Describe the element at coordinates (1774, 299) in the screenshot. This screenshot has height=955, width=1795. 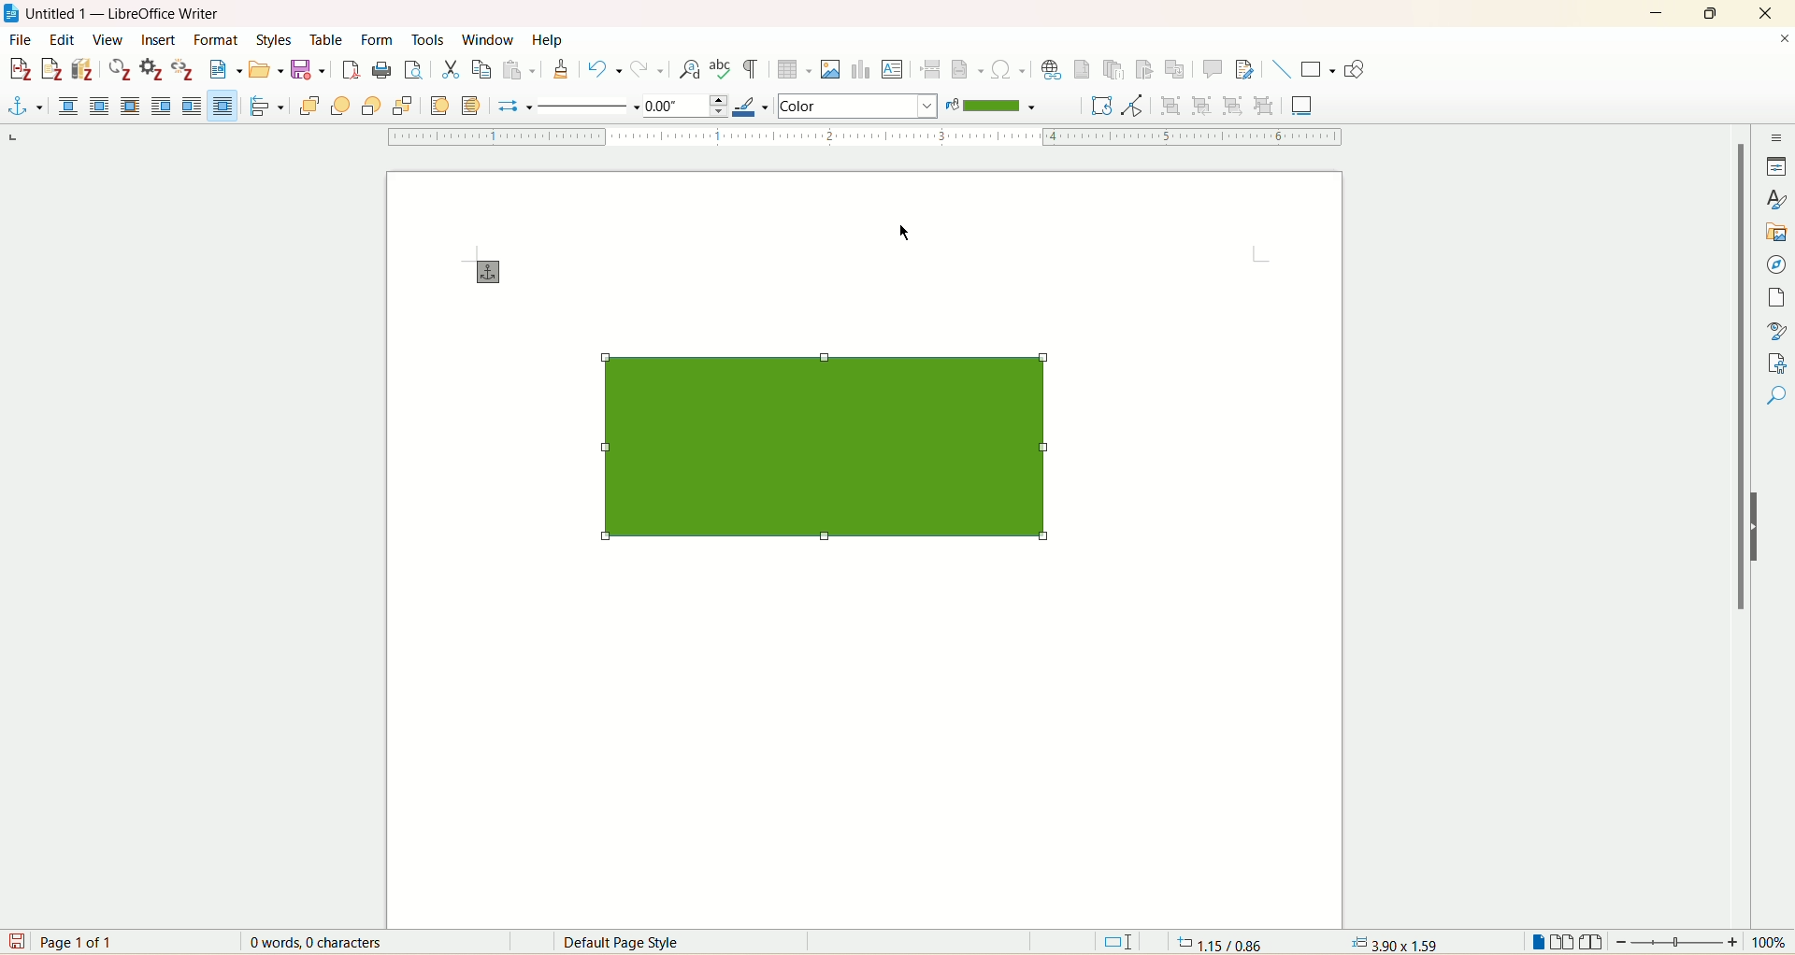
I see `page` at that location.